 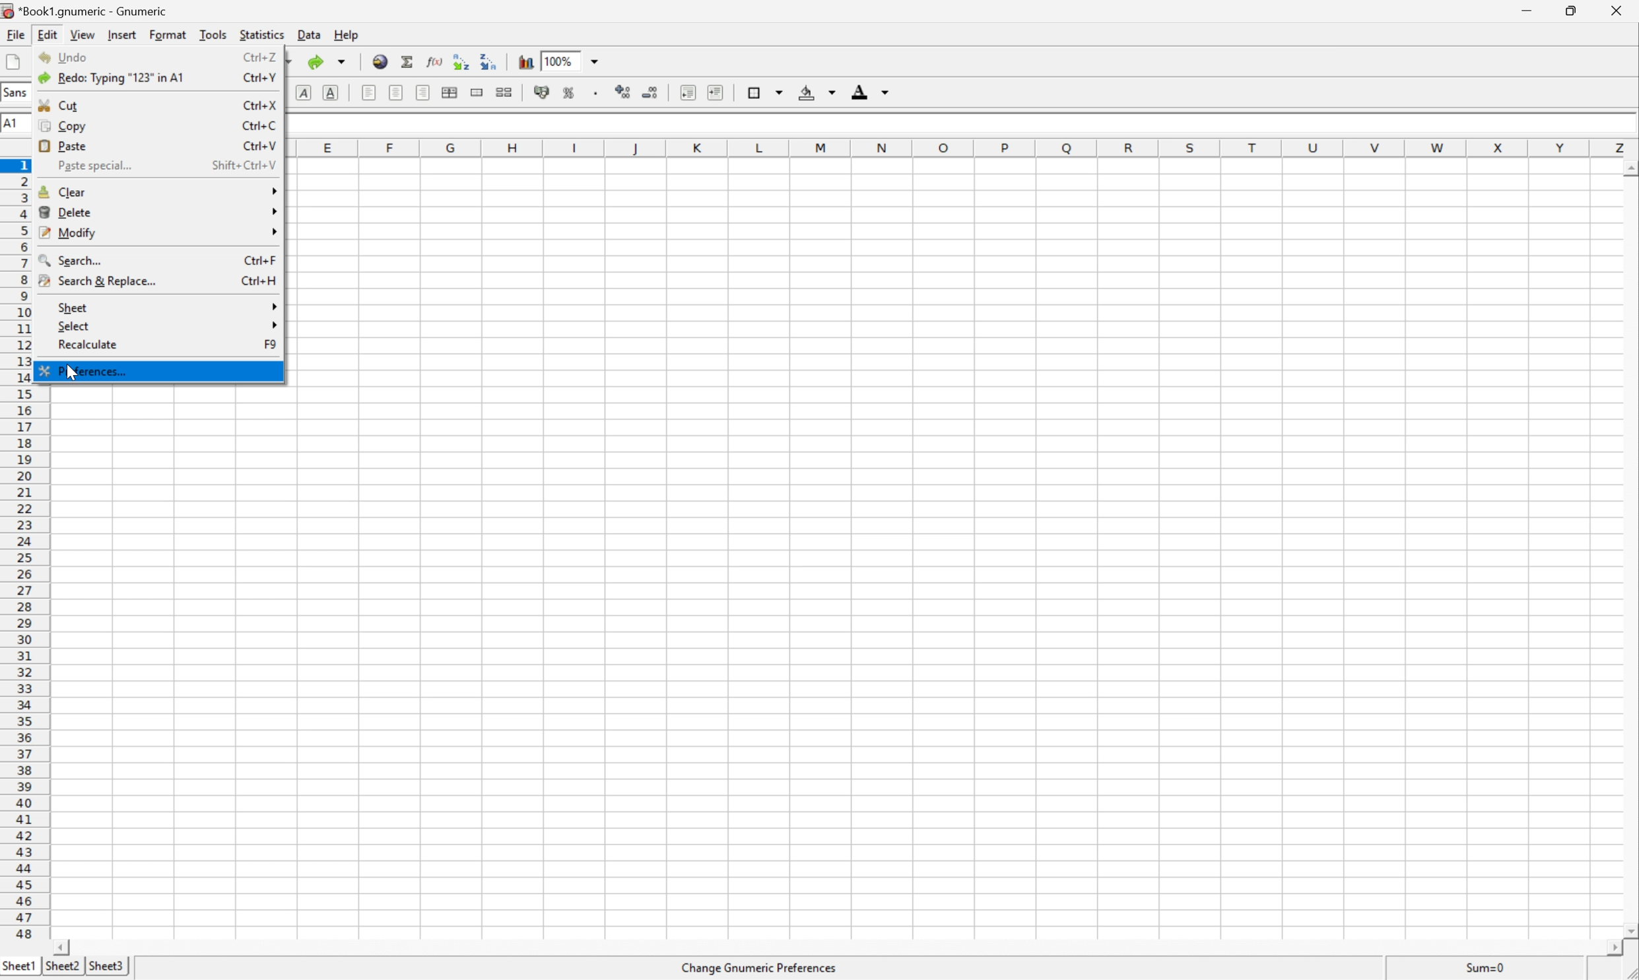 I want to click on scroll right, so click(x=1602, y=948).